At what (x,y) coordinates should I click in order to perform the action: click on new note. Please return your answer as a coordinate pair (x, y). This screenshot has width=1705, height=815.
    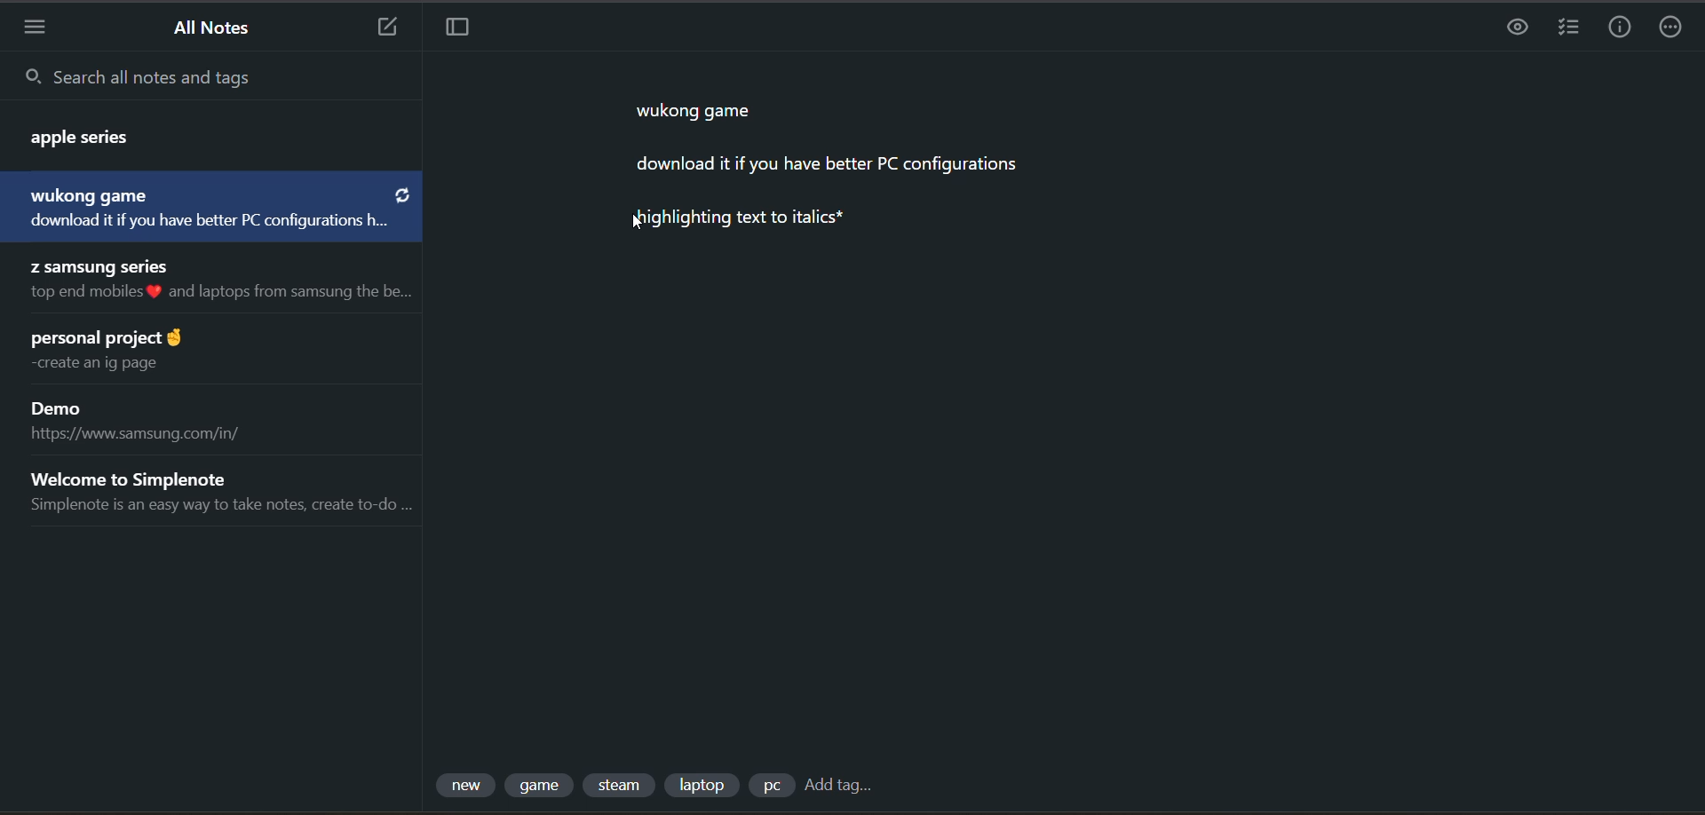
    Looking at the image, I should click on (386, 27).